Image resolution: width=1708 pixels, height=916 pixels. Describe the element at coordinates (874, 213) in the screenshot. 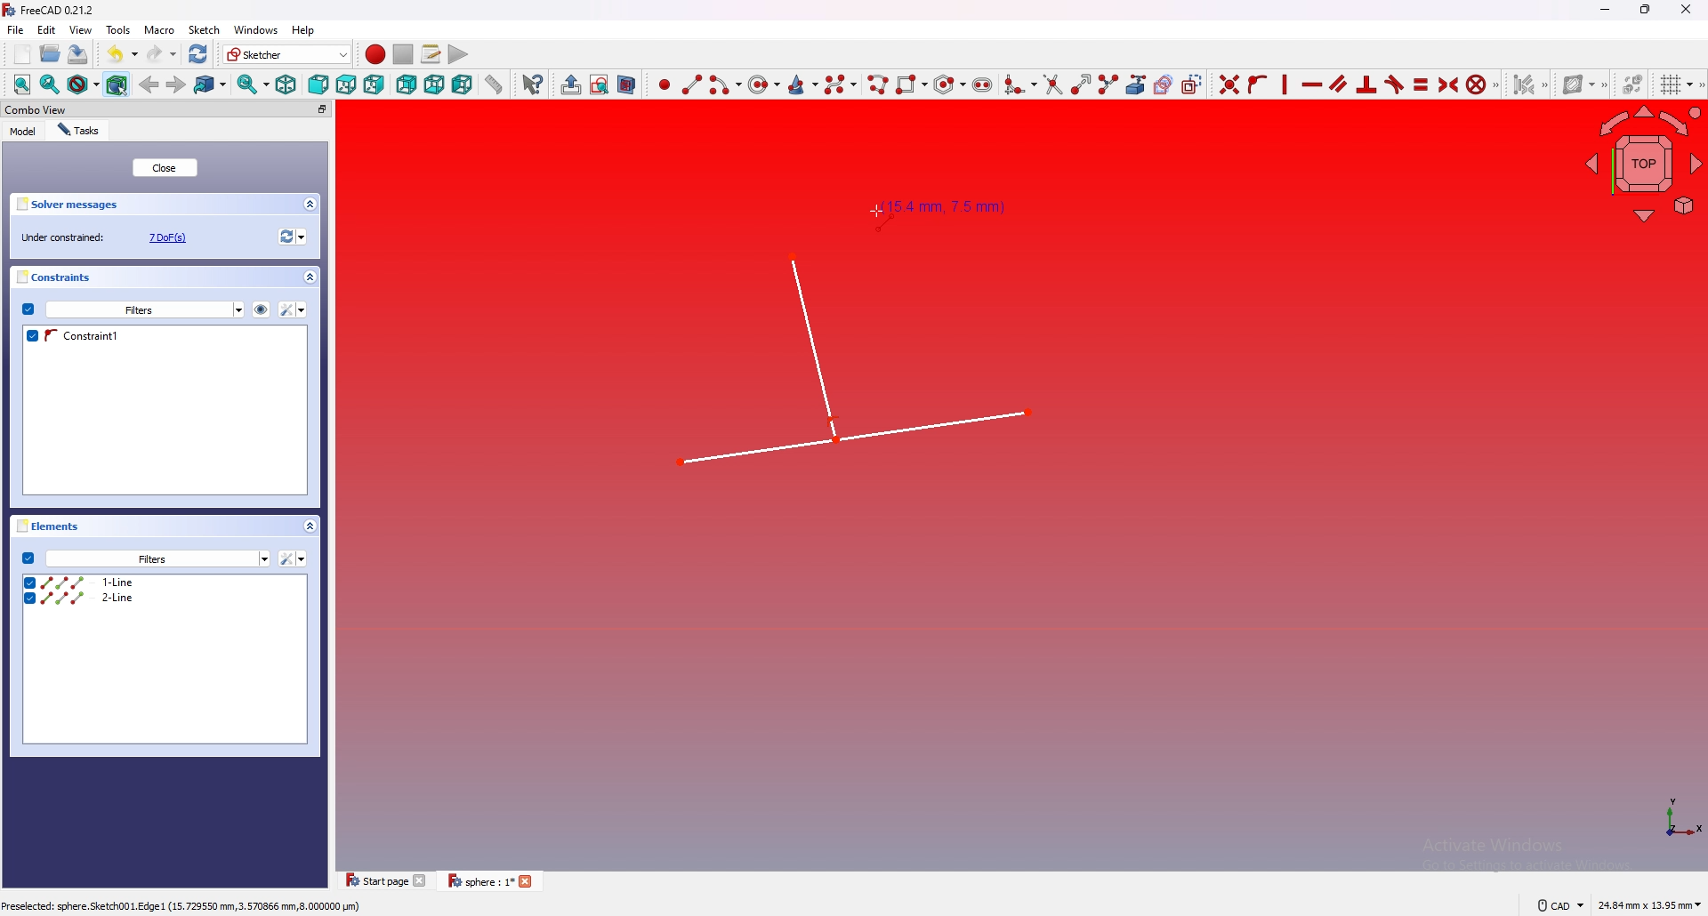

I see `cursor` at that location.